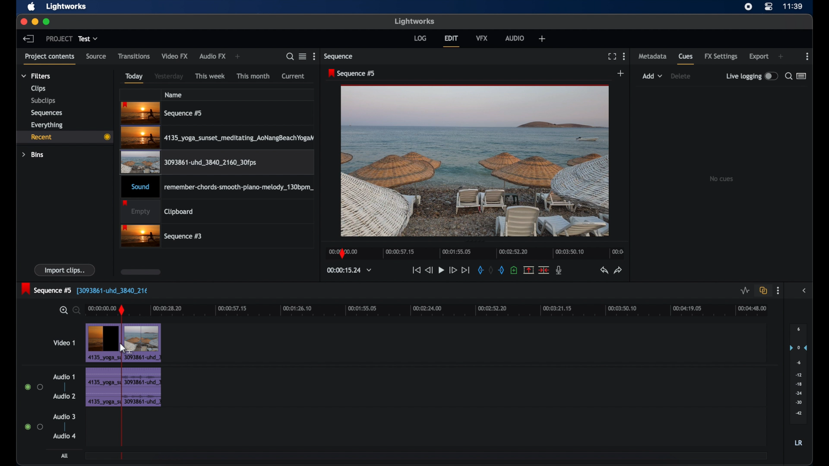 The image size is (829, 466). Describe the element at coordinates (216, 187) in the screenshot. I see `audio clip` at that location.